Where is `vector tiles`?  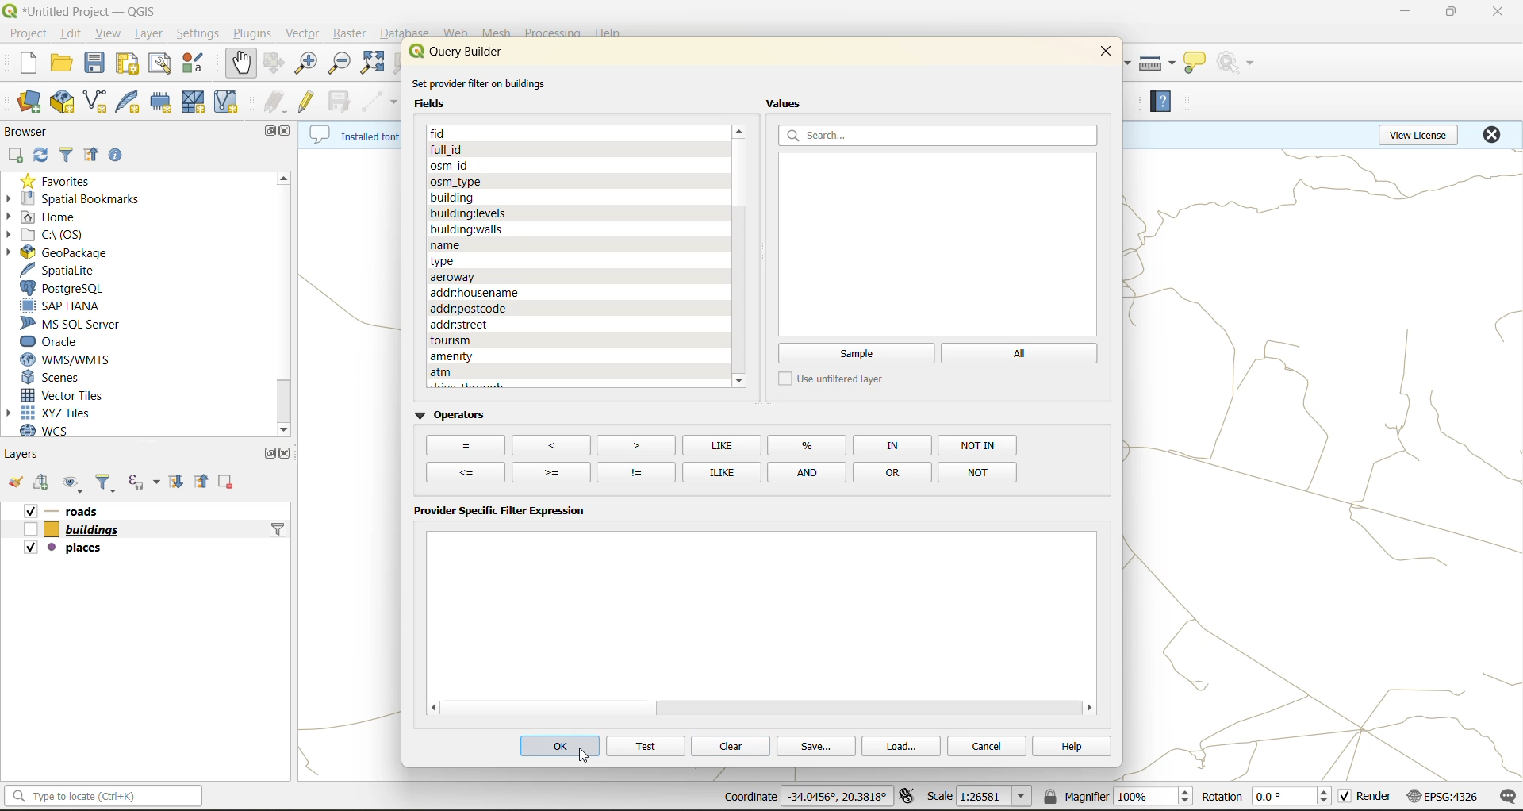 vector tiles is located at coordinates (69, 396).